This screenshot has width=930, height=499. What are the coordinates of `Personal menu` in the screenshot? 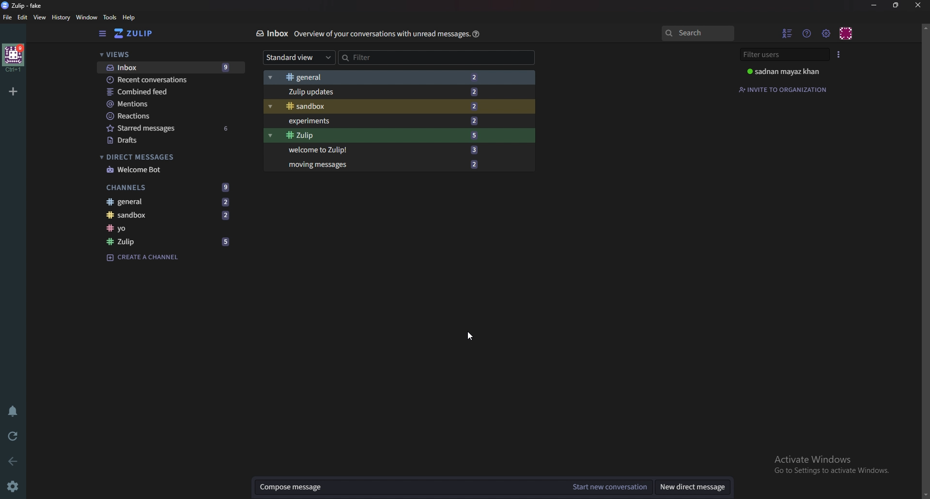 It's located at (845, 33).